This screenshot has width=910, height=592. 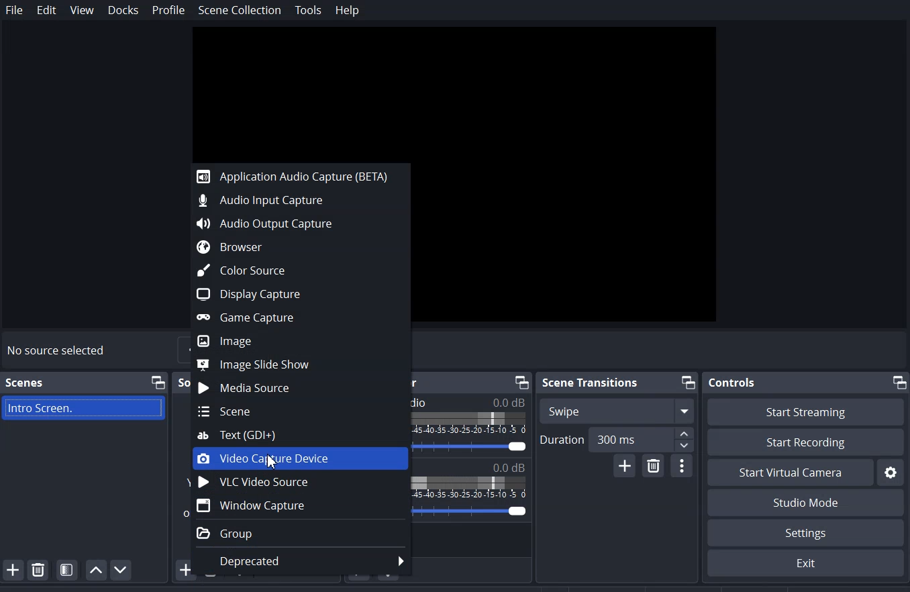 What do you see at coordinates (308, 11) in the screenshot?
I see `Tools` at bounding box center [308, 11].